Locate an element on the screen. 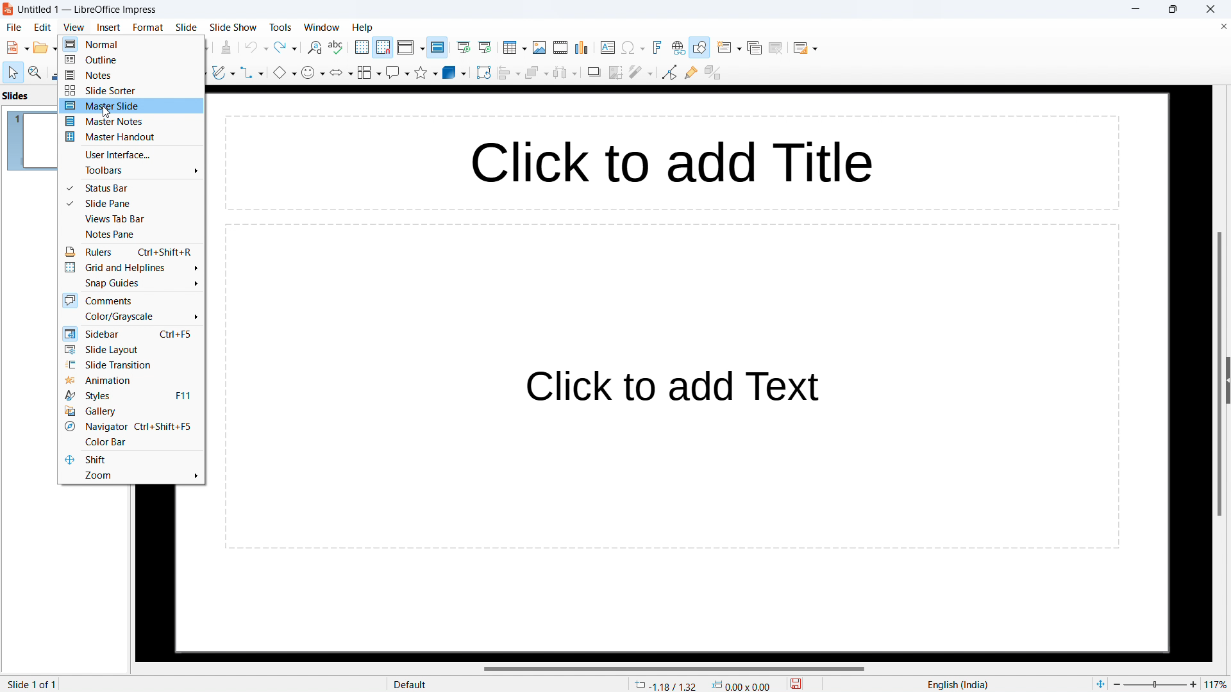  insert is located at coordinates (109, 27).